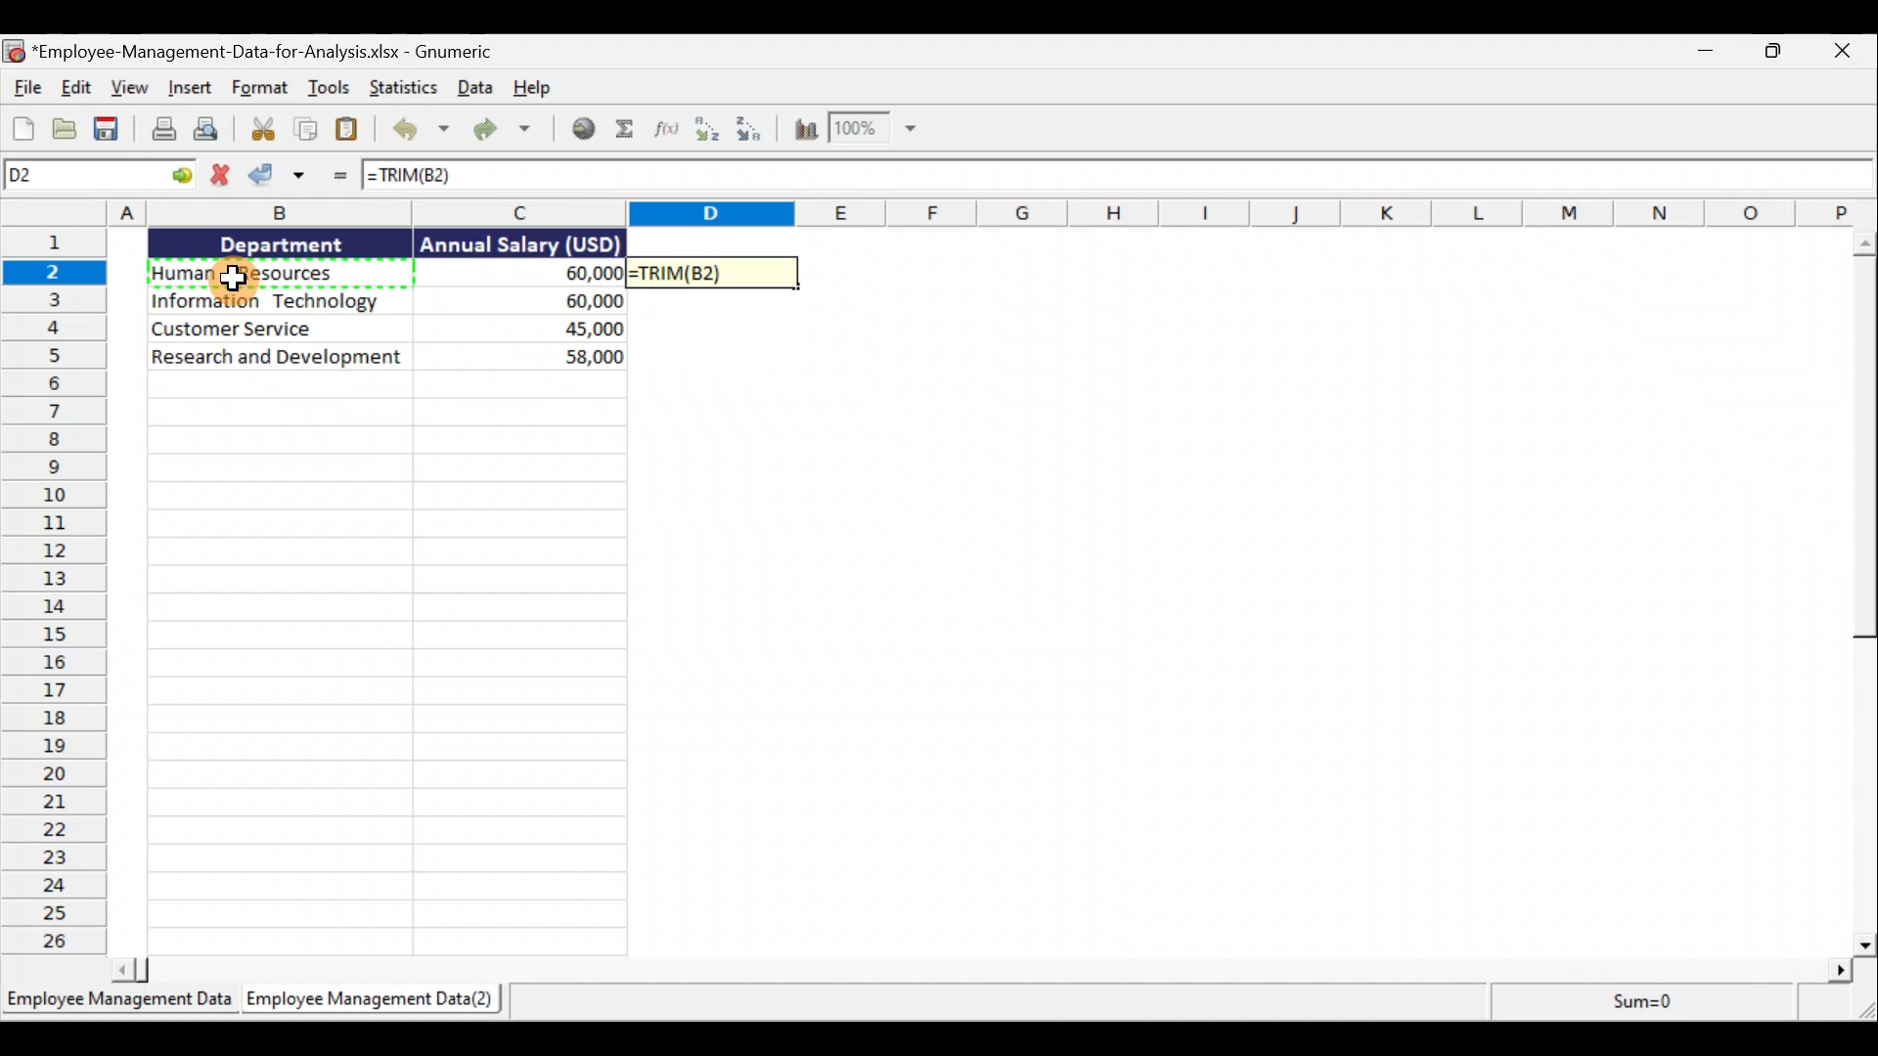 The image size is (1878, 1056). What do you see at coordinates (259, 88) in the screenshot?
I see `Format` at bounding box center [259, 88].